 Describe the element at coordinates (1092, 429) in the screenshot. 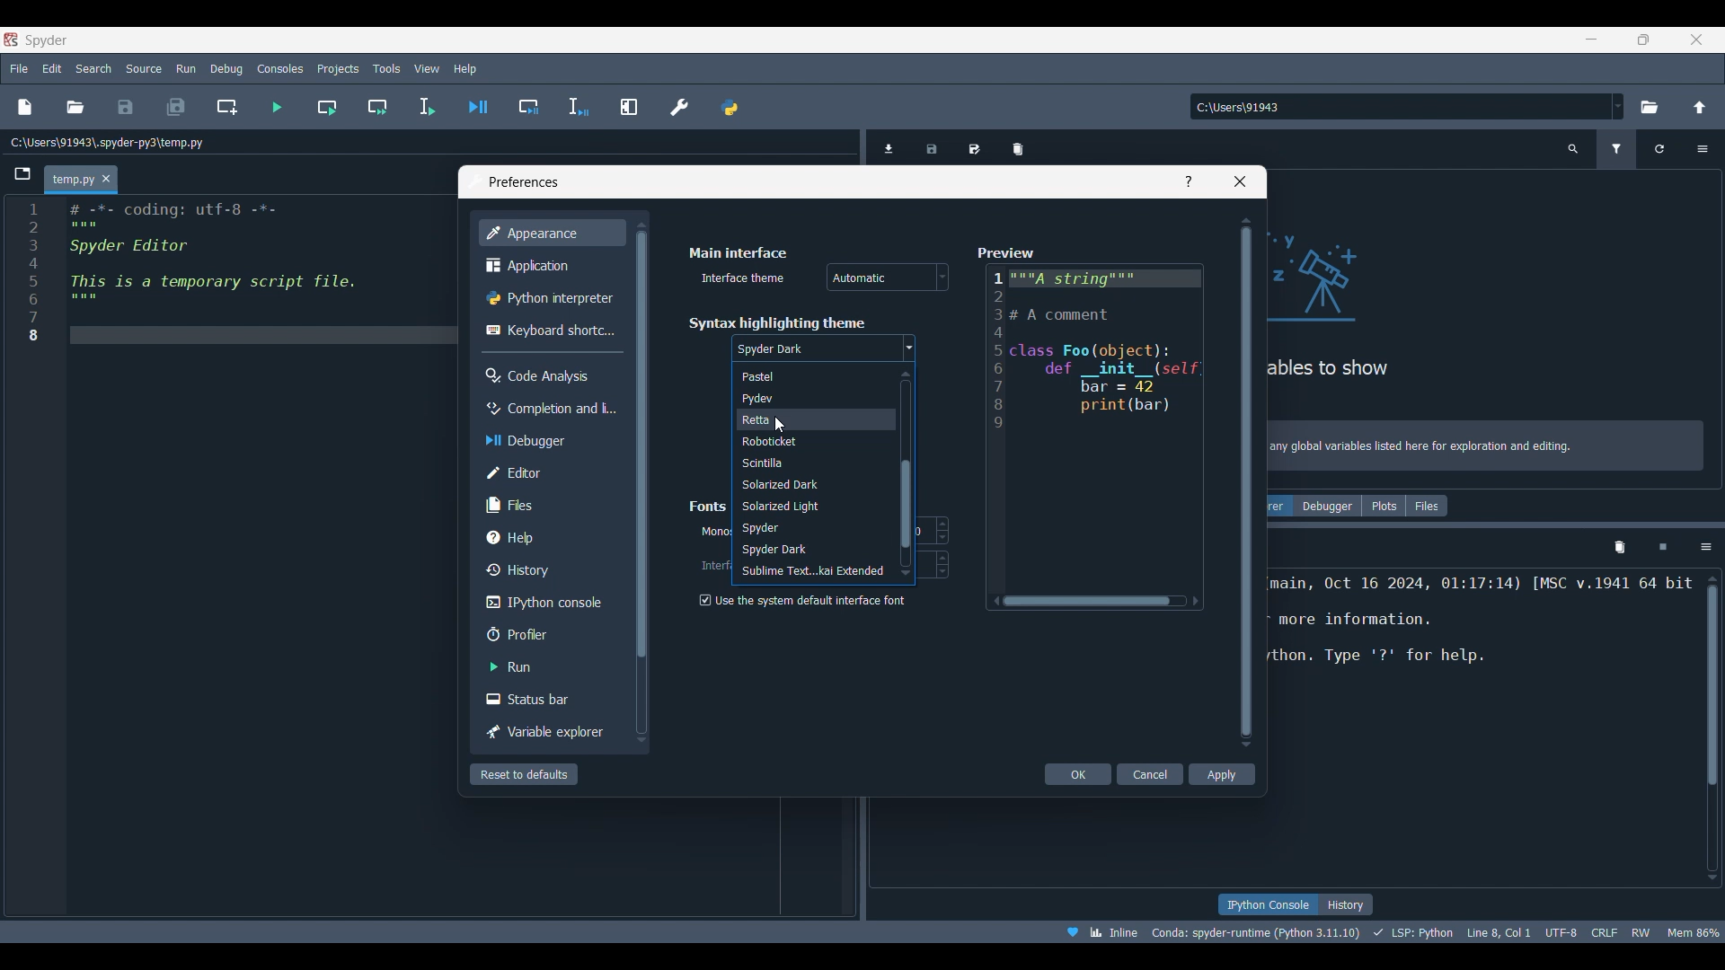

I see `Preview` at that location.